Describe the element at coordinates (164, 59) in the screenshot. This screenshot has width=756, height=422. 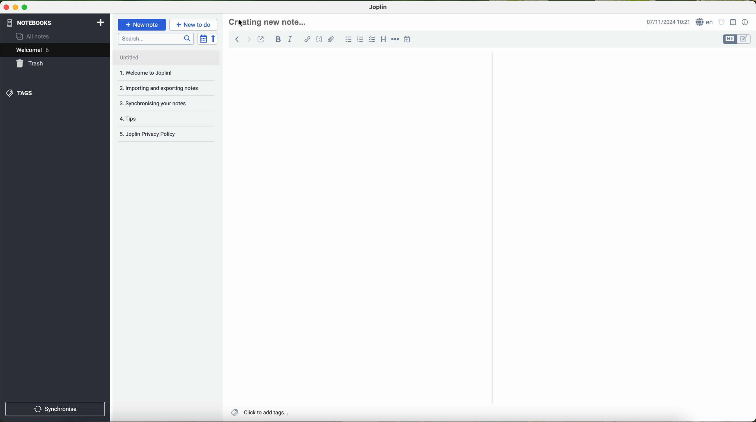
I see `untitled file` at that location.